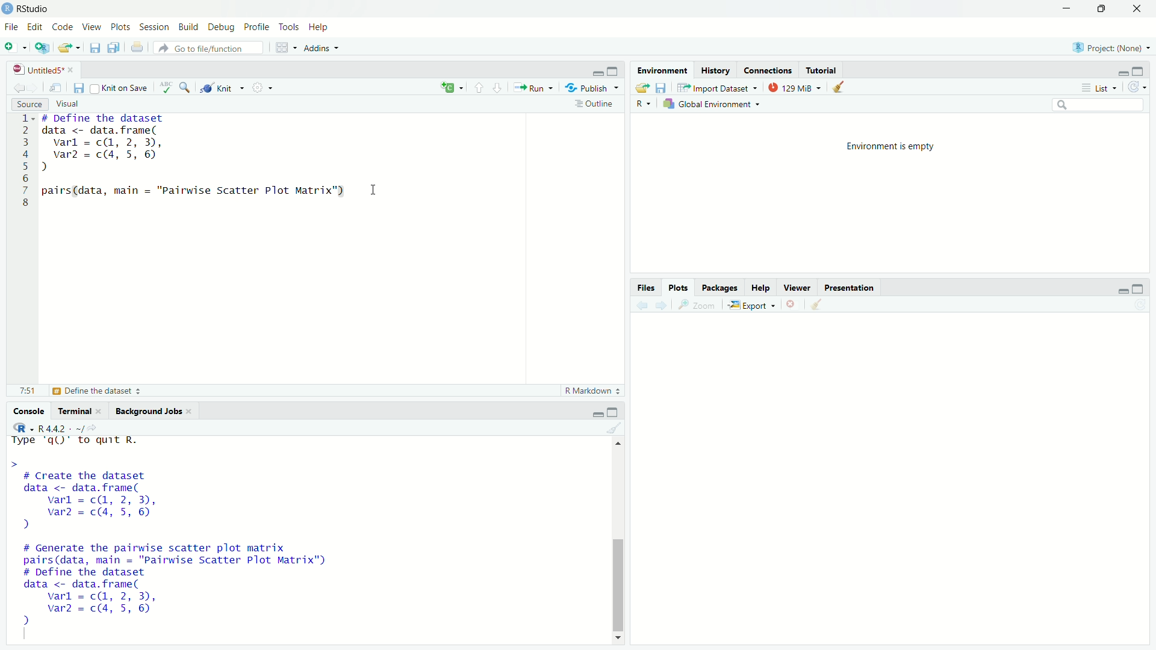 The image size is (1156, 650). What do you see at coordinates (58, 87) in the screenshot?
I see `Show in new window` at bounding box center [58, 87].